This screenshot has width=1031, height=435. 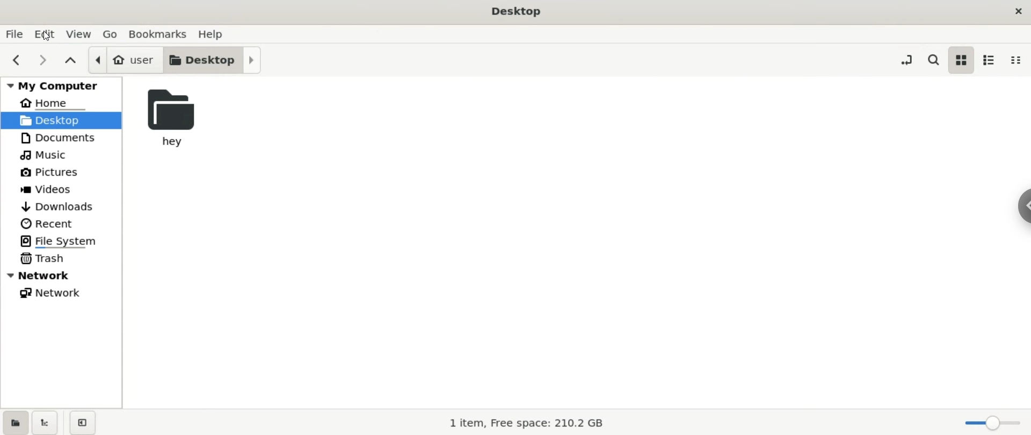 I want to click on trash, so click(x=48, y=259).